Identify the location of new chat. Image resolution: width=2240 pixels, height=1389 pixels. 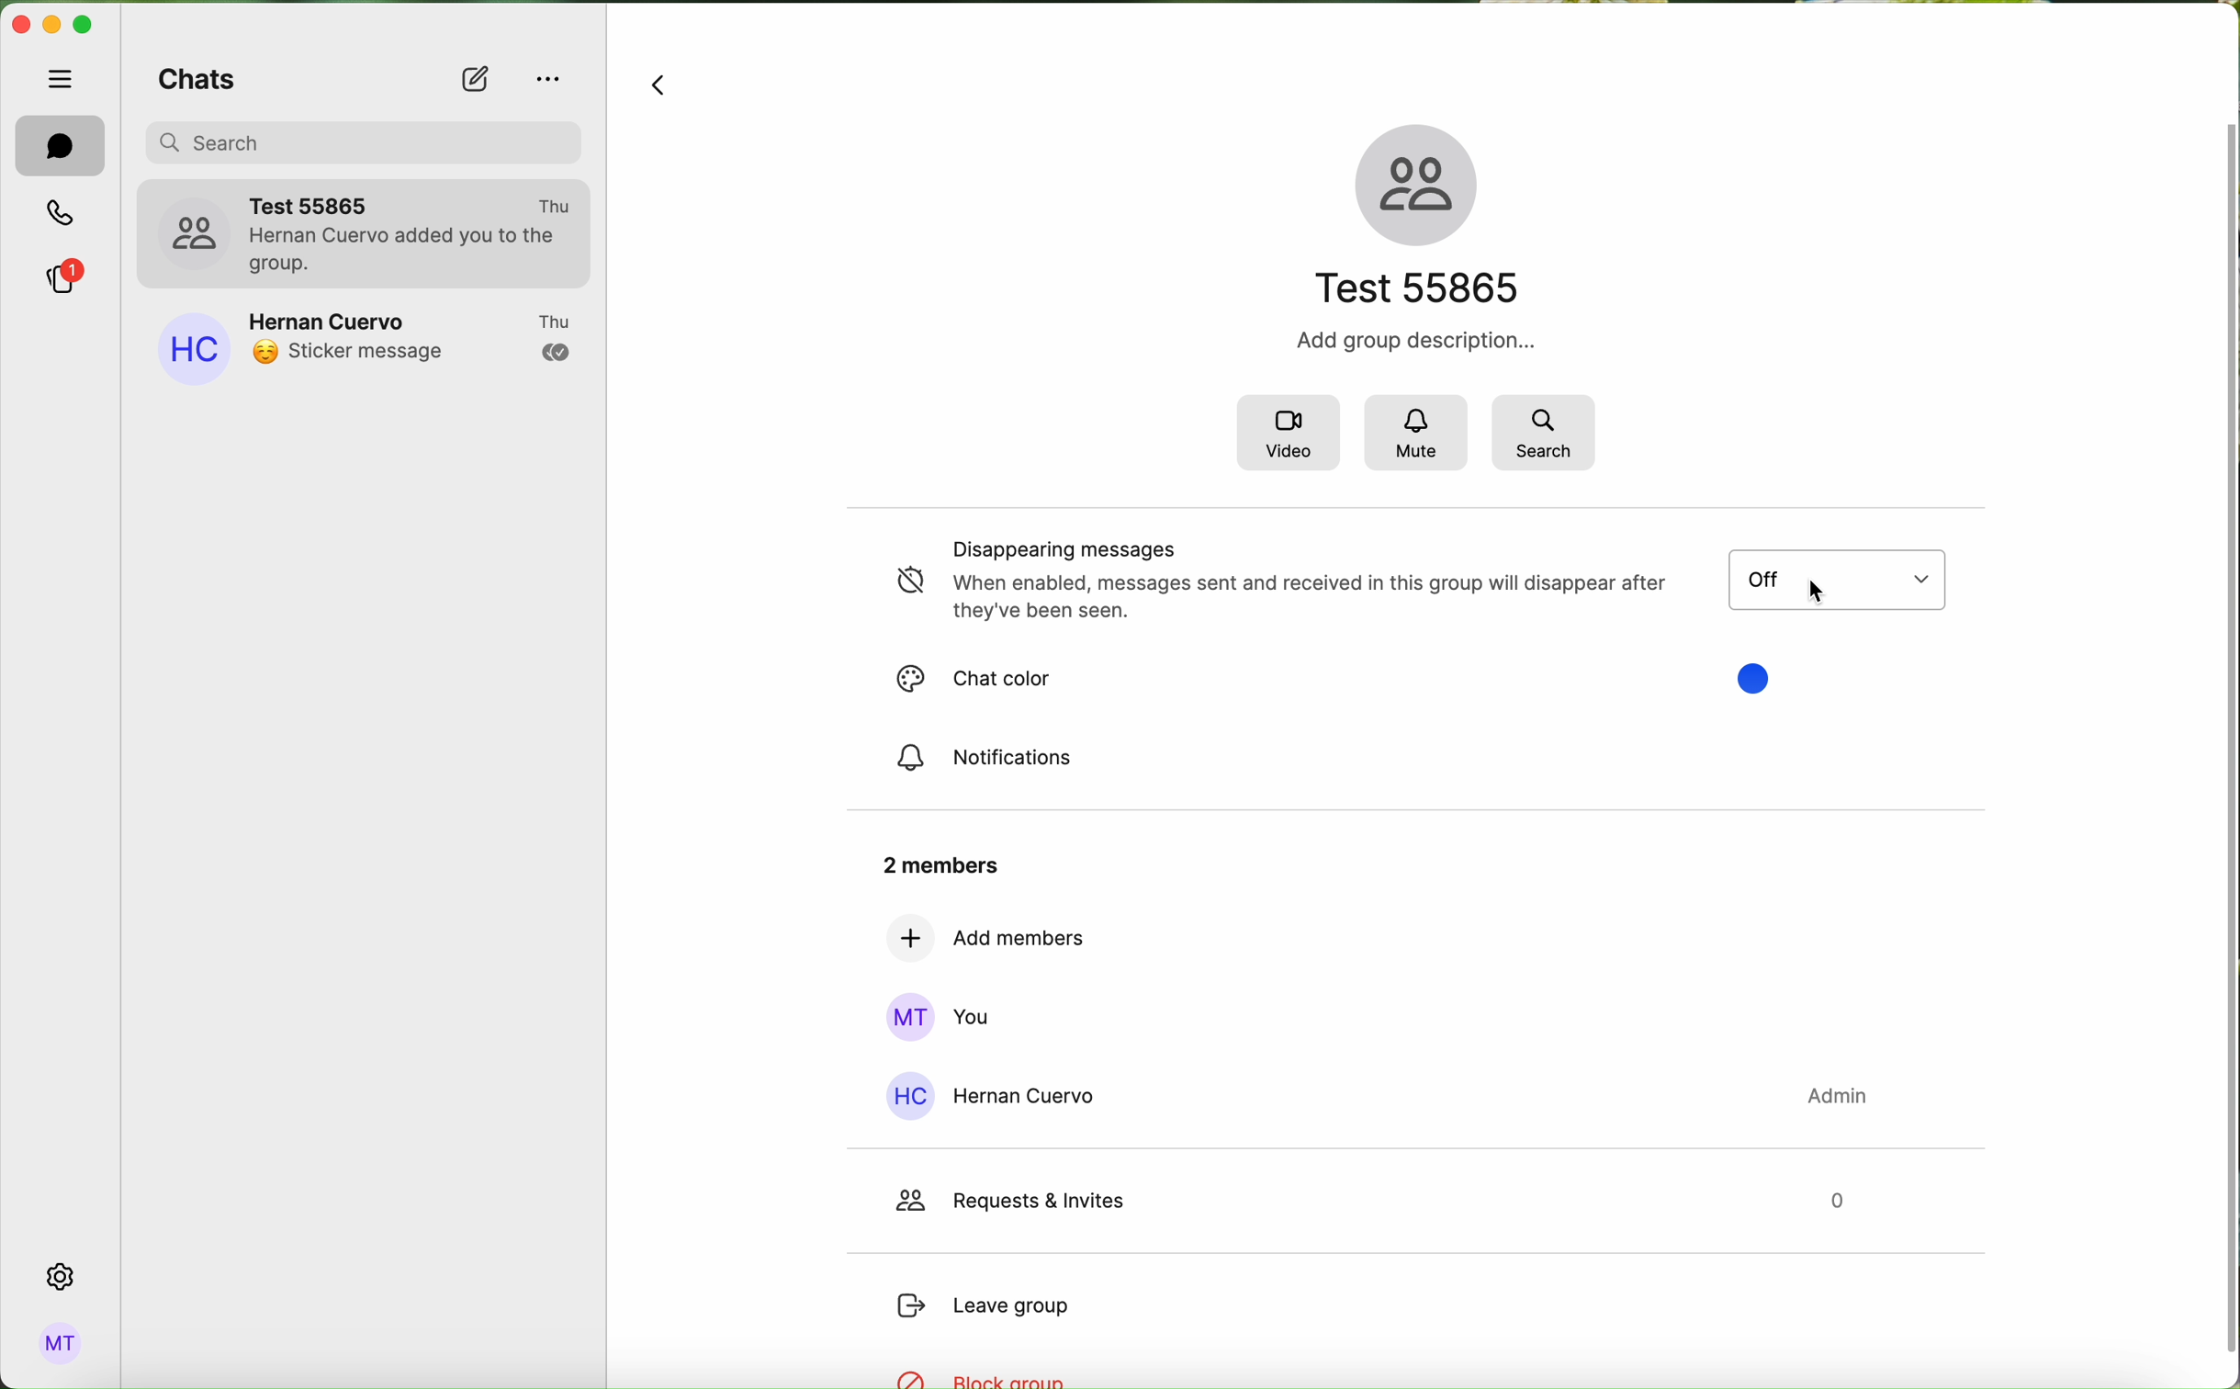
(475, 81).